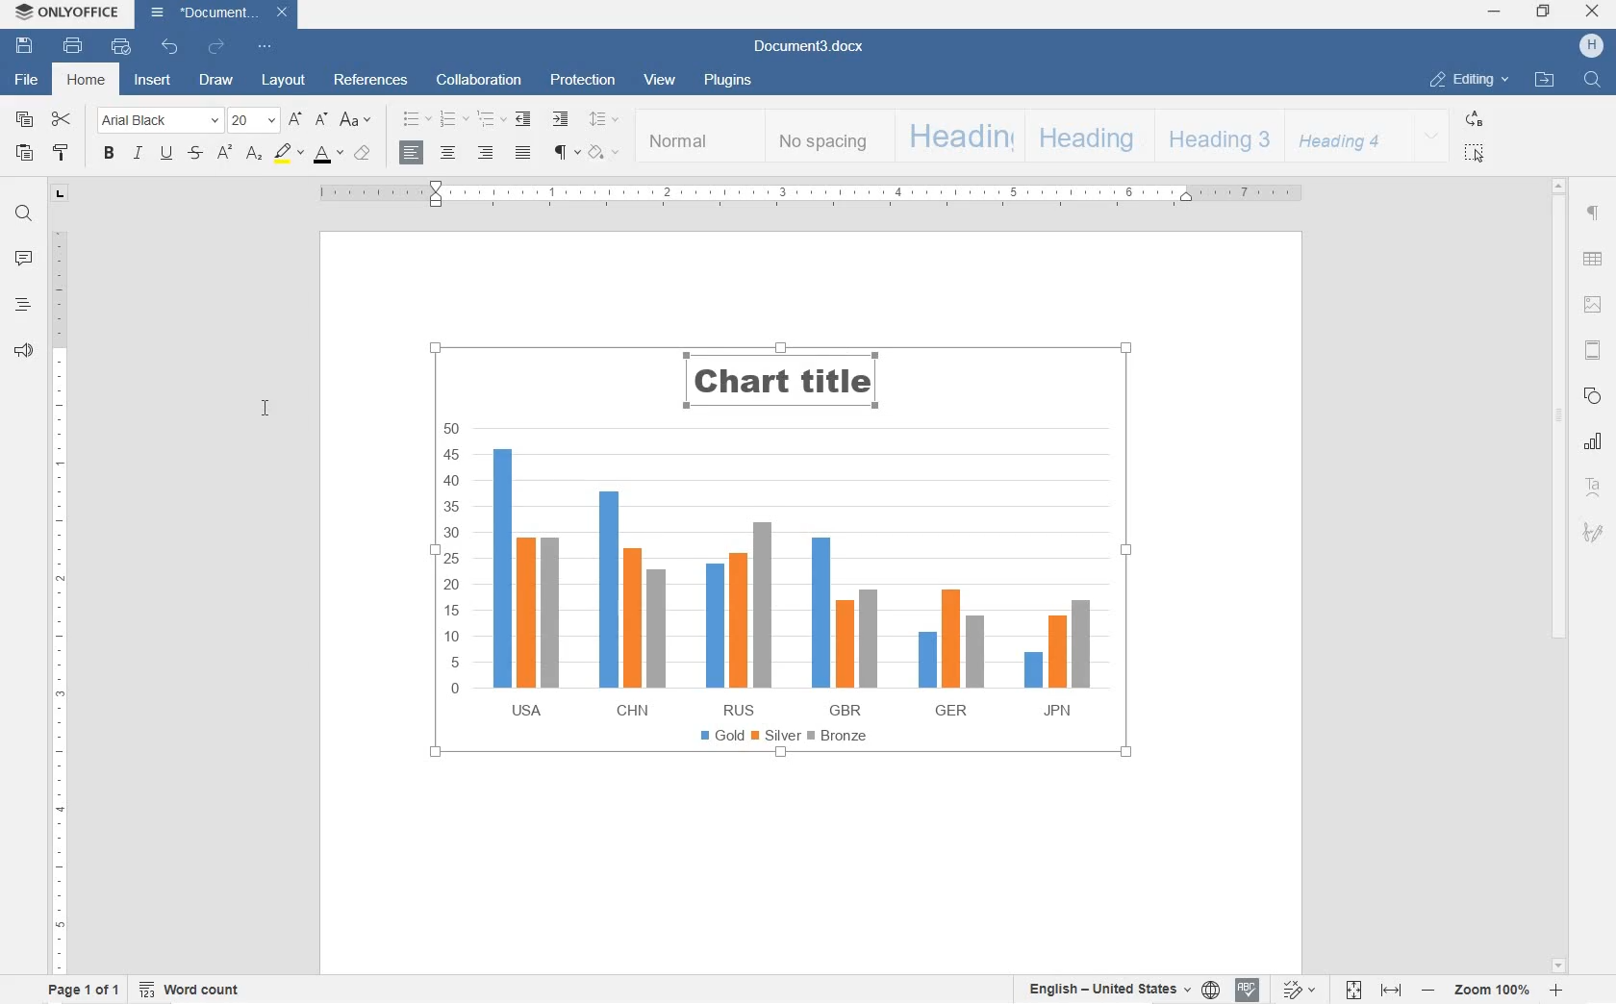 This screenshot has height=1004, width=1616. I want to click on DRAW, so click(216, 82).